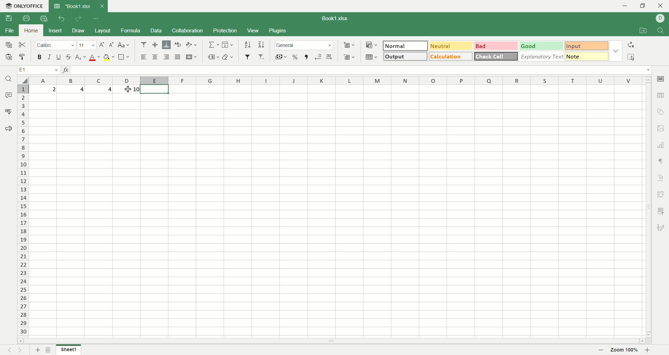 This screenshot has height=355, width=669. What do you see at coordinates (21, 212) in the screenshot?
I see `rows` at bounding box center [21, 212].